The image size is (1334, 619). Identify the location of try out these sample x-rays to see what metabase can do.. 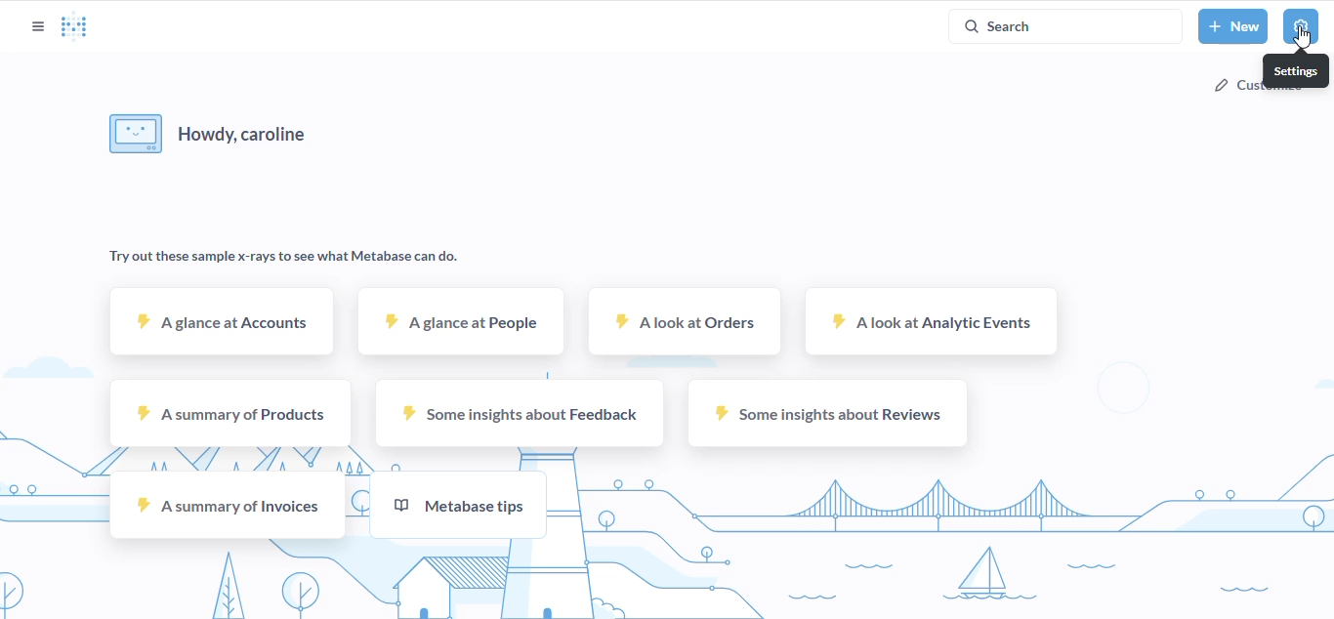
(283, 257).